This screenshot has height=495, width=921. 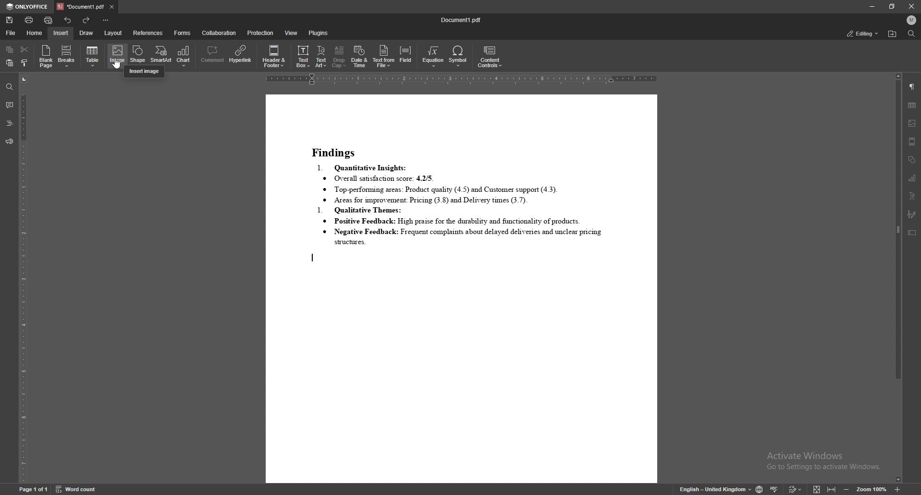 I want to click on find, so click(x=9, y=86).